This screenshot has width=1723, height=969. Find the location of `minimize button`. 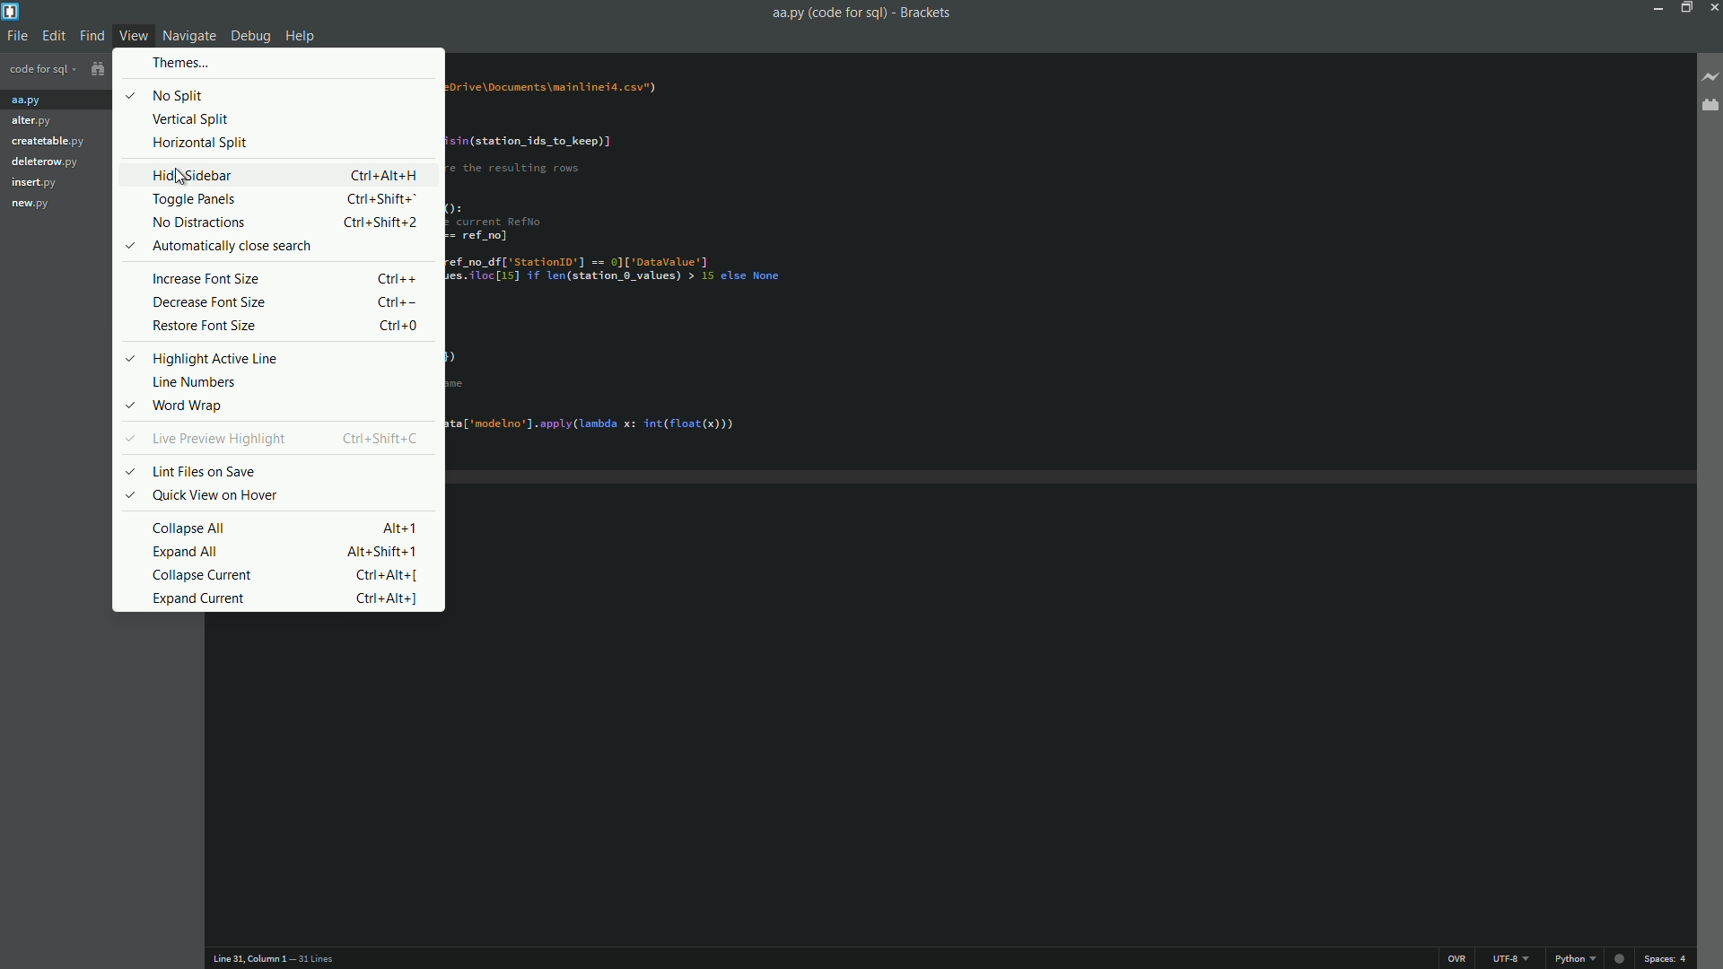

minimize button is located at coordinates (1652, 8).